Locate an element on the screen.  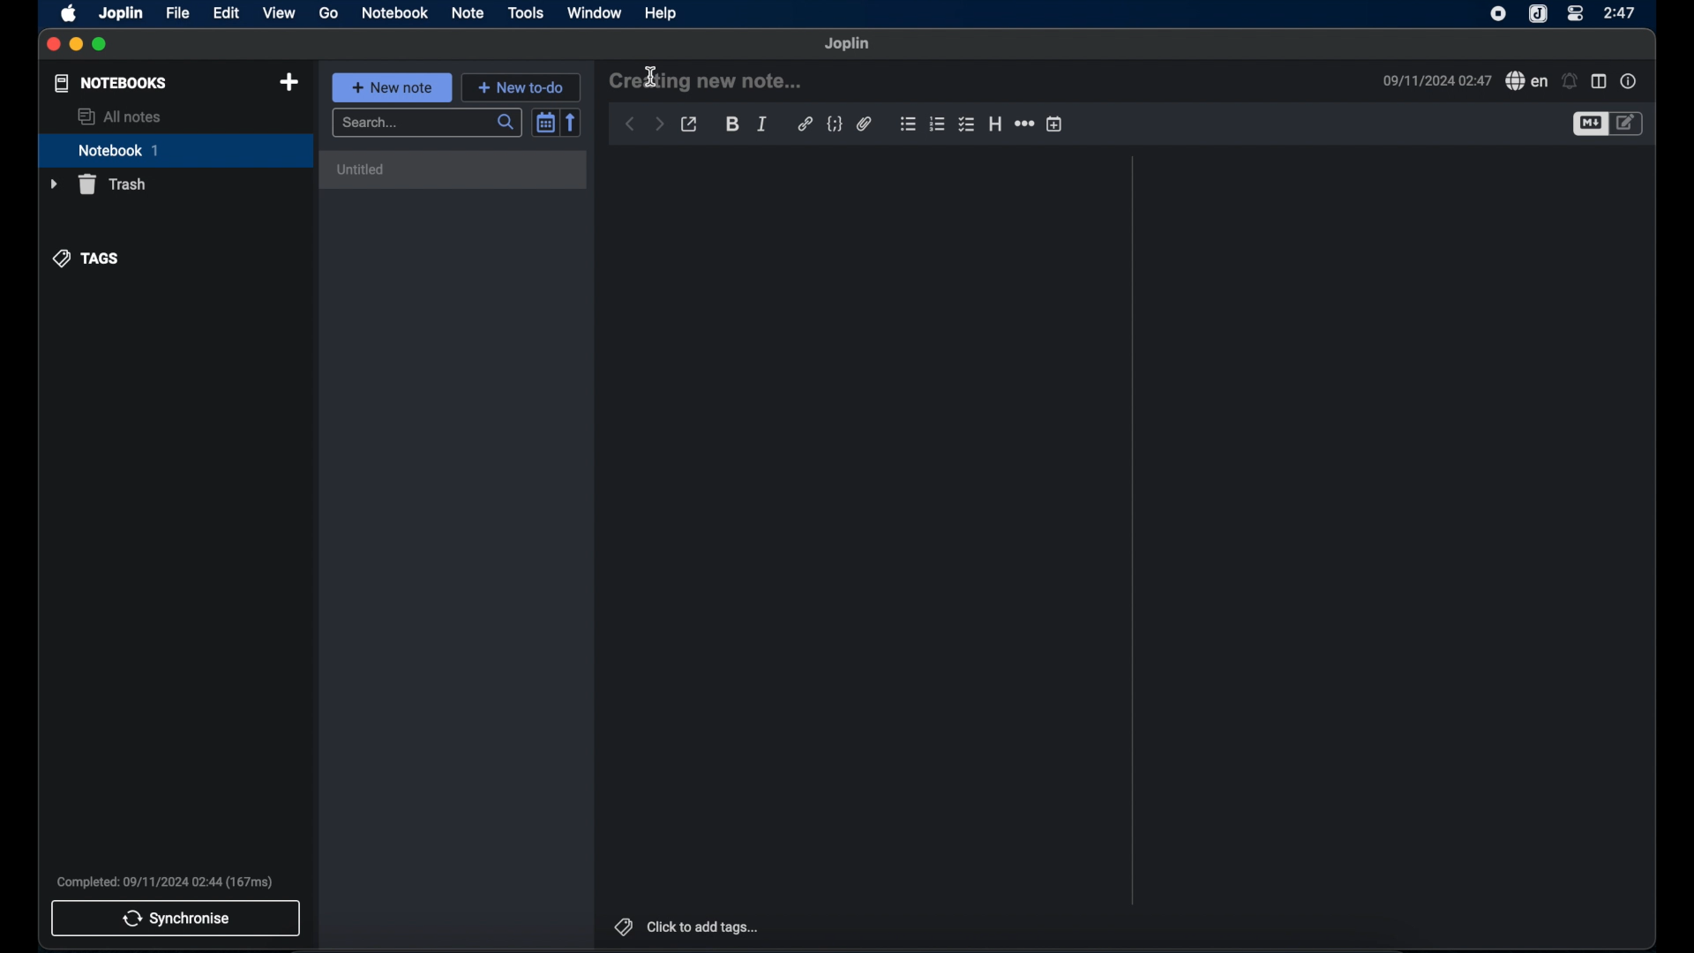
insert time is located at coordinates (1055, 124).